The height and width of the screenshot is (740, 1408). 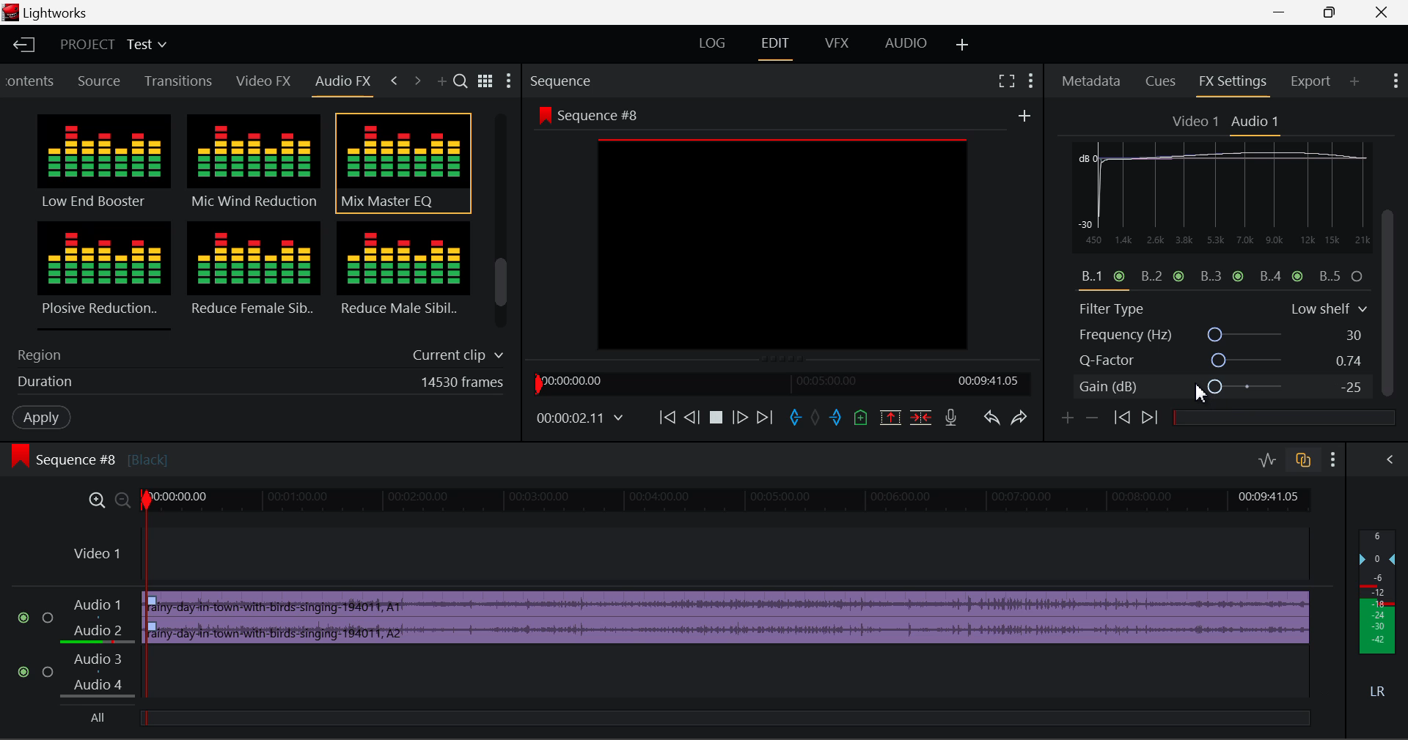 I want to click on EQ Graph, so click(x=1213, y=227).